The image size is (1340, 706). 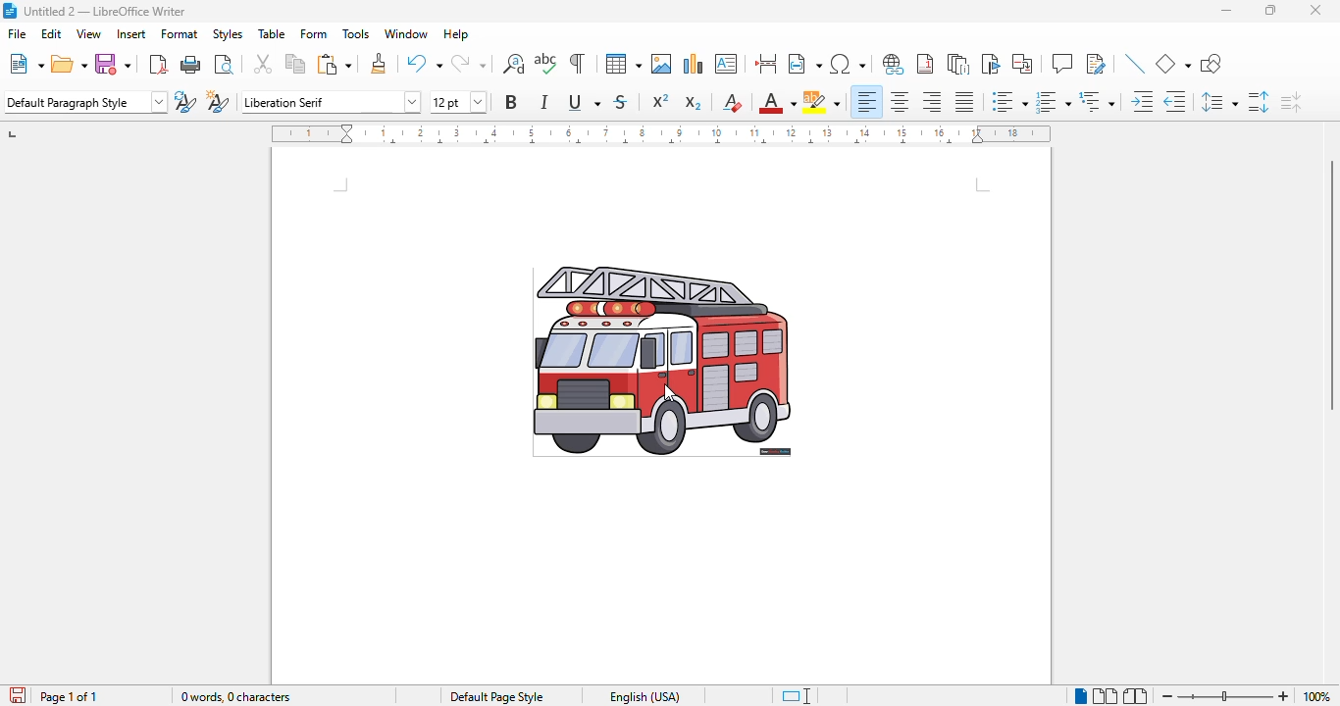 What do you see at coordinates (356, 34) in the screenshot?
I see `tools` at bounding box center [356, 34].